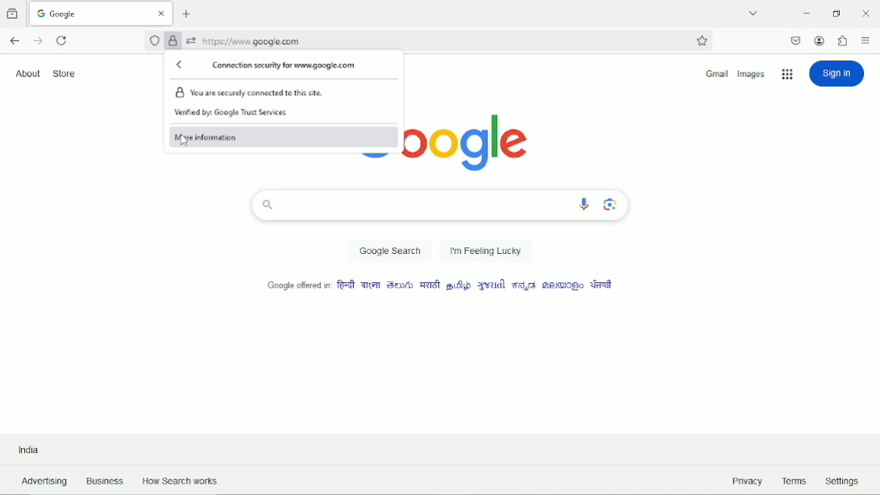 The width and height of the screenshot is (880, 495). What do you see at coordinates (15, 12) in the screenshot?
I see `View recent browsing` at bounding box center [15, 12].